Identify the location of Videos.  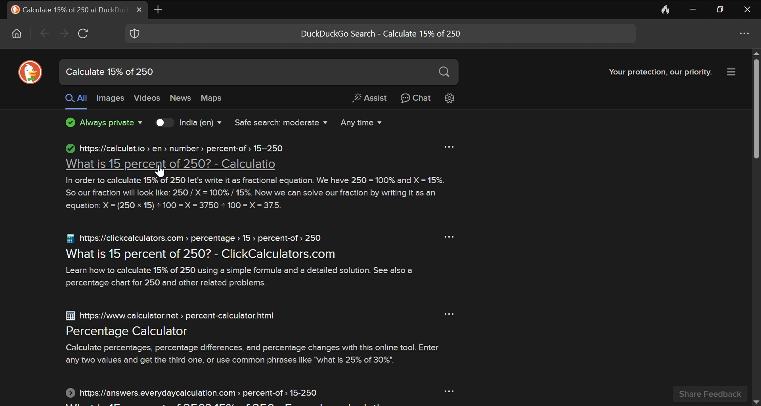
(149, 98).